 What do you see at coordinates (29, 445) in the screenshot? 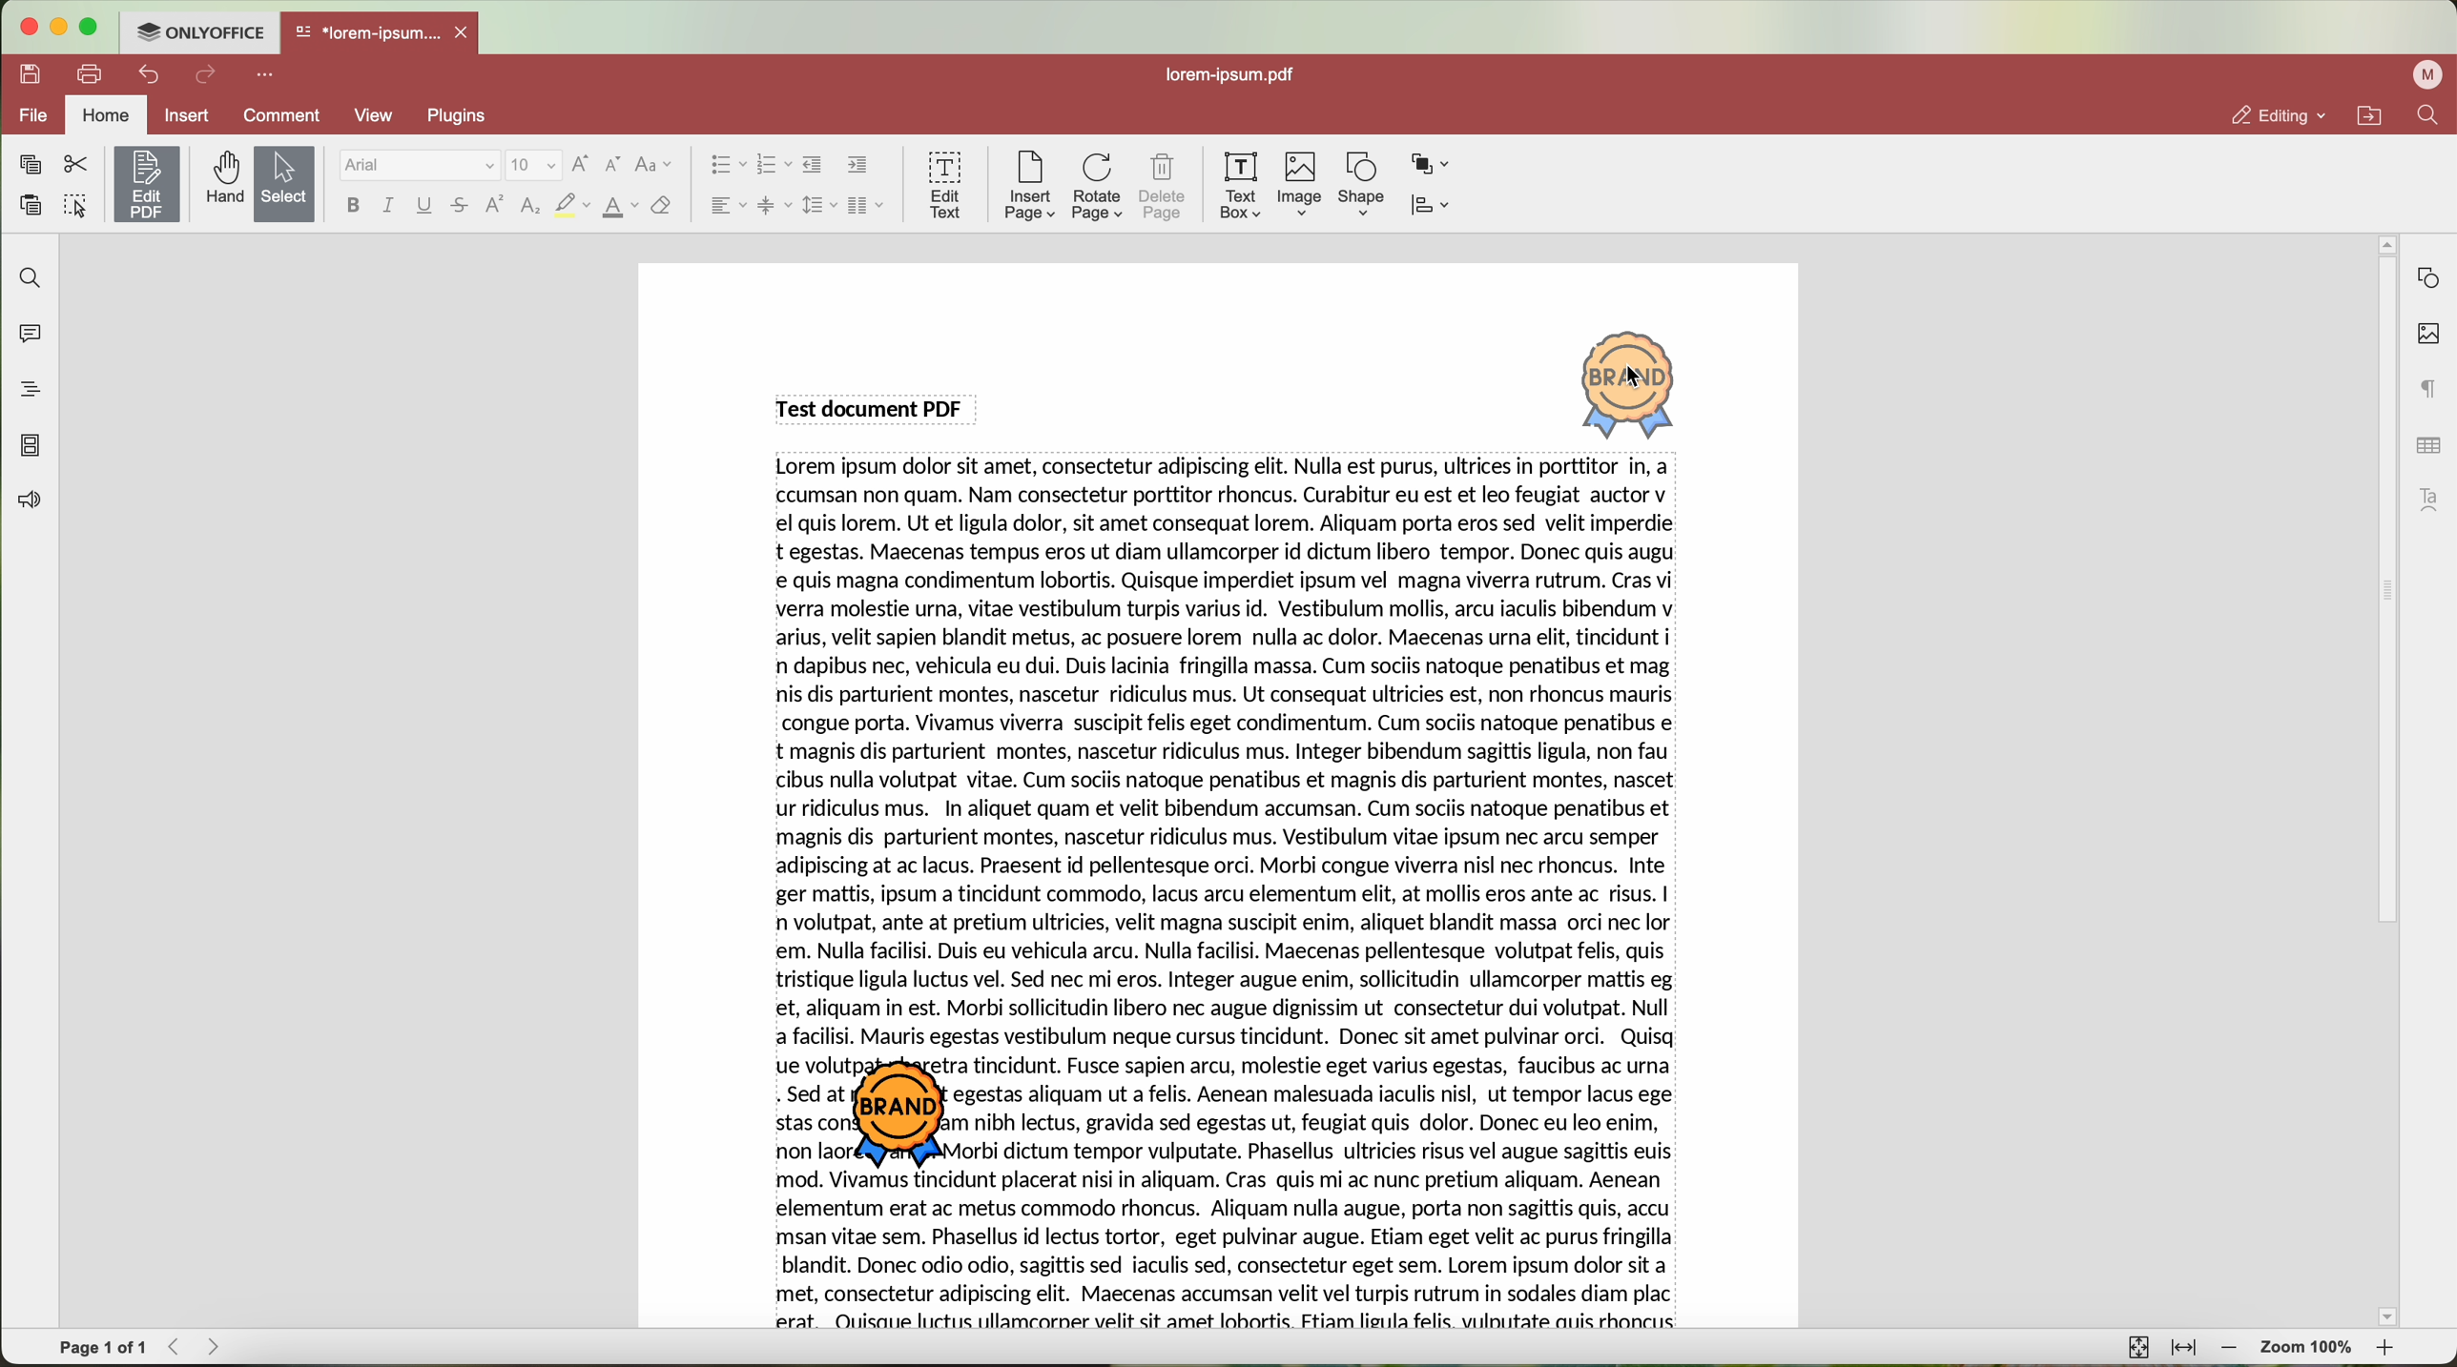
I see `page thumbnails` at bounding box center [29, 445].